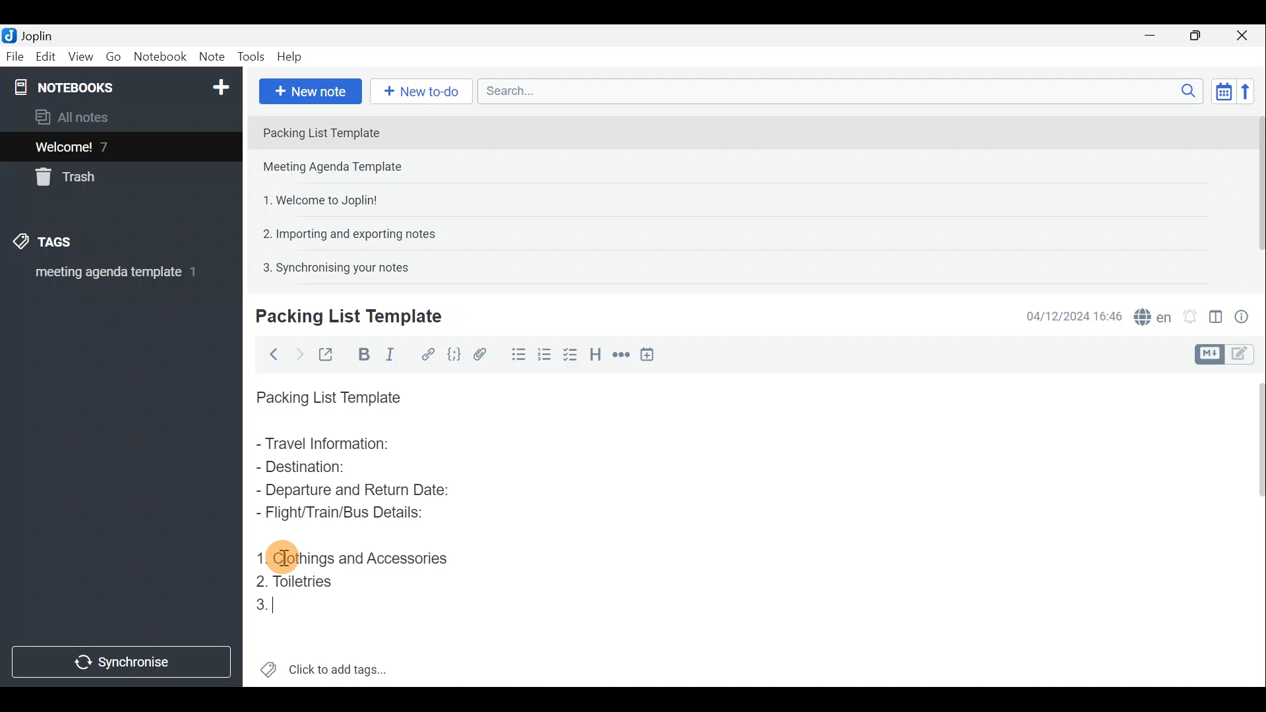 This screenshot has height=712, width=1266. I want to click on Note 3, so click(315, 198).